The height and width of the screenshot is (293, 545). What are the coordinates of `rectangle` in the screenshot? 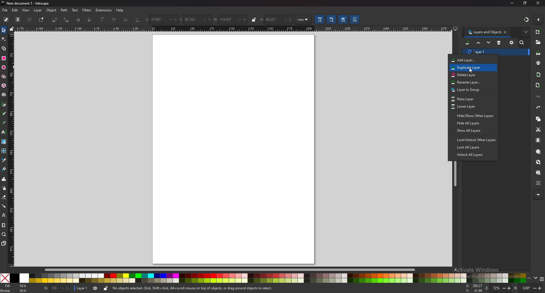 It's located at (4, 58).